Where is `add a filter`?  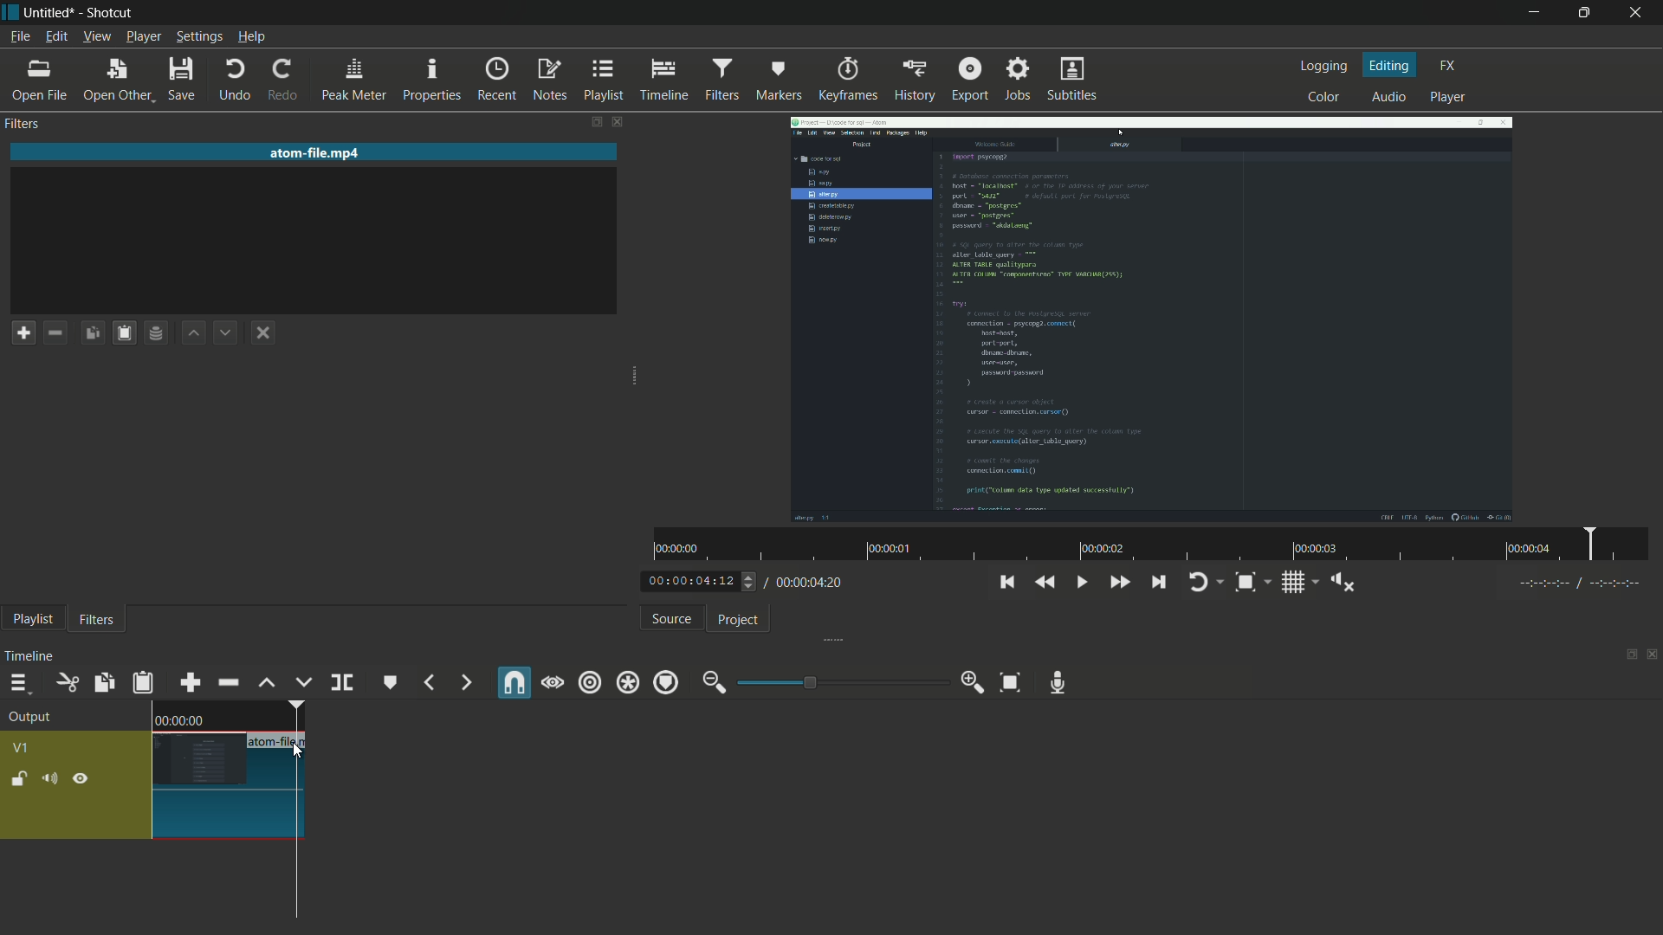
add a filter is located at coordinates (24, 333).